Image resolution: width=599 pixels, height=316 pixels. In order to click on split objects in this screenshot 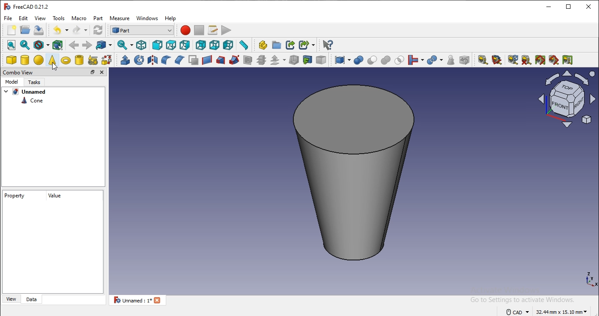, I will do `click(433, 60)`.